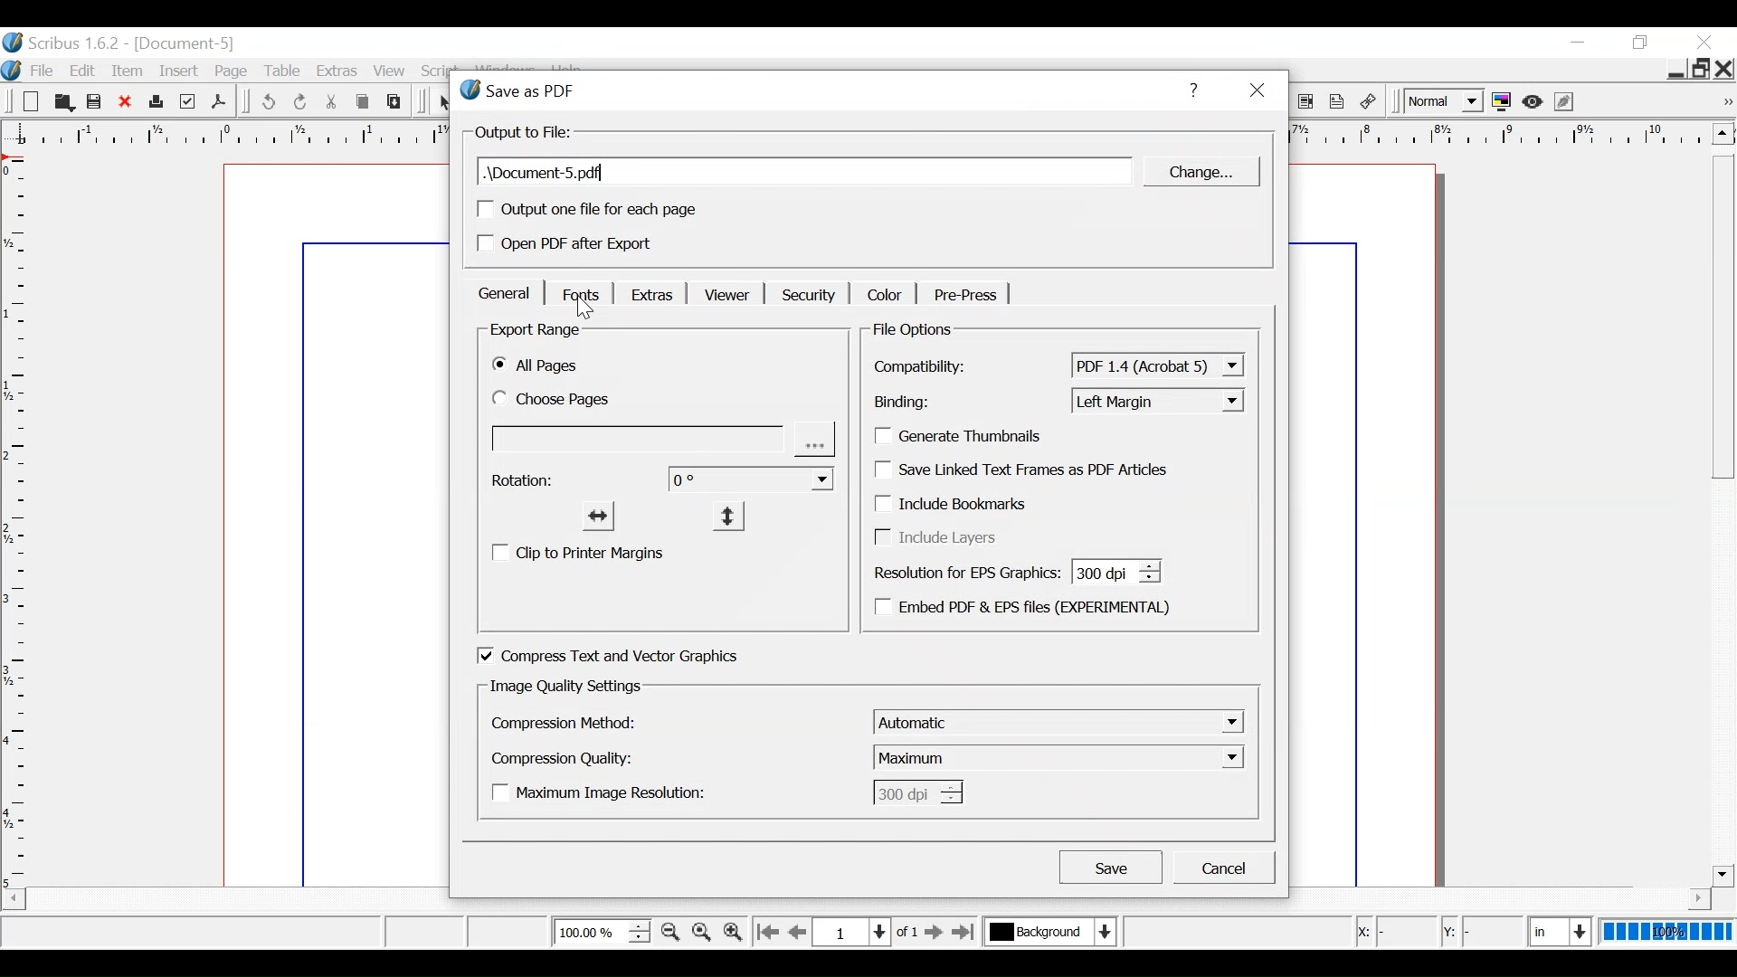  Describe the element at coordinates (525, 133) in the screenshot. I see `Output of file` at that location.